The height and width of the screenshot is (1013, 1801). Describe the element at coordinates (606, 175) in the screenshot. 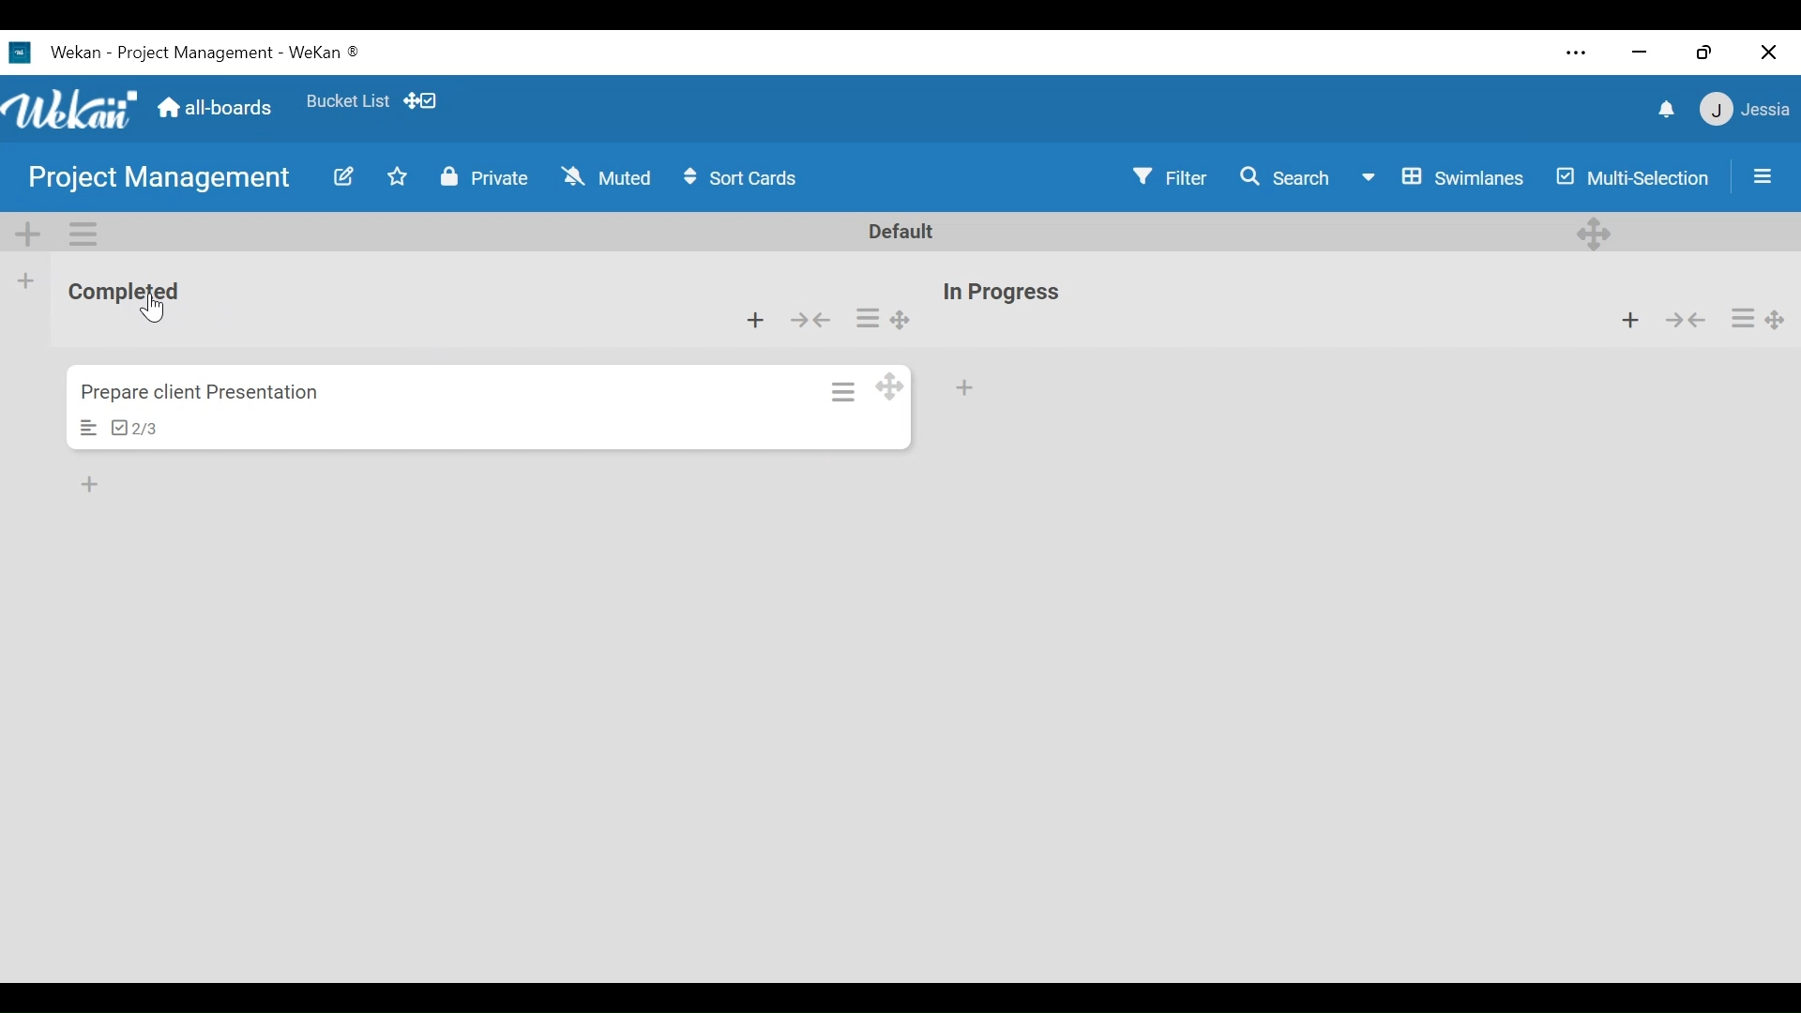

I see `Muted` at that location.